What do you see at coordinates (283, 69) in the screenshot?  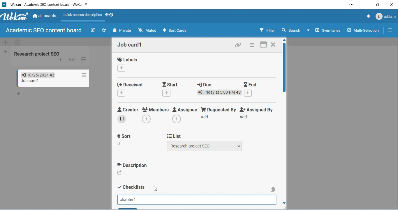 I see `vertical scroll bar` at bounding box center [283, 69].